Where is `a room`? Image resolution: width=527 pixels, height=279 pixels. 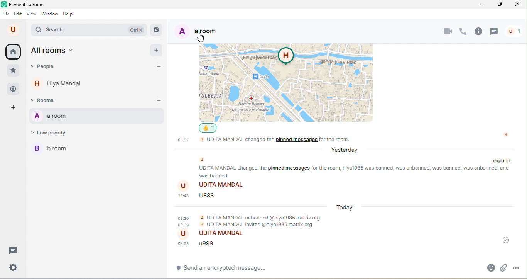
a room is located at coordinates (196, 33).